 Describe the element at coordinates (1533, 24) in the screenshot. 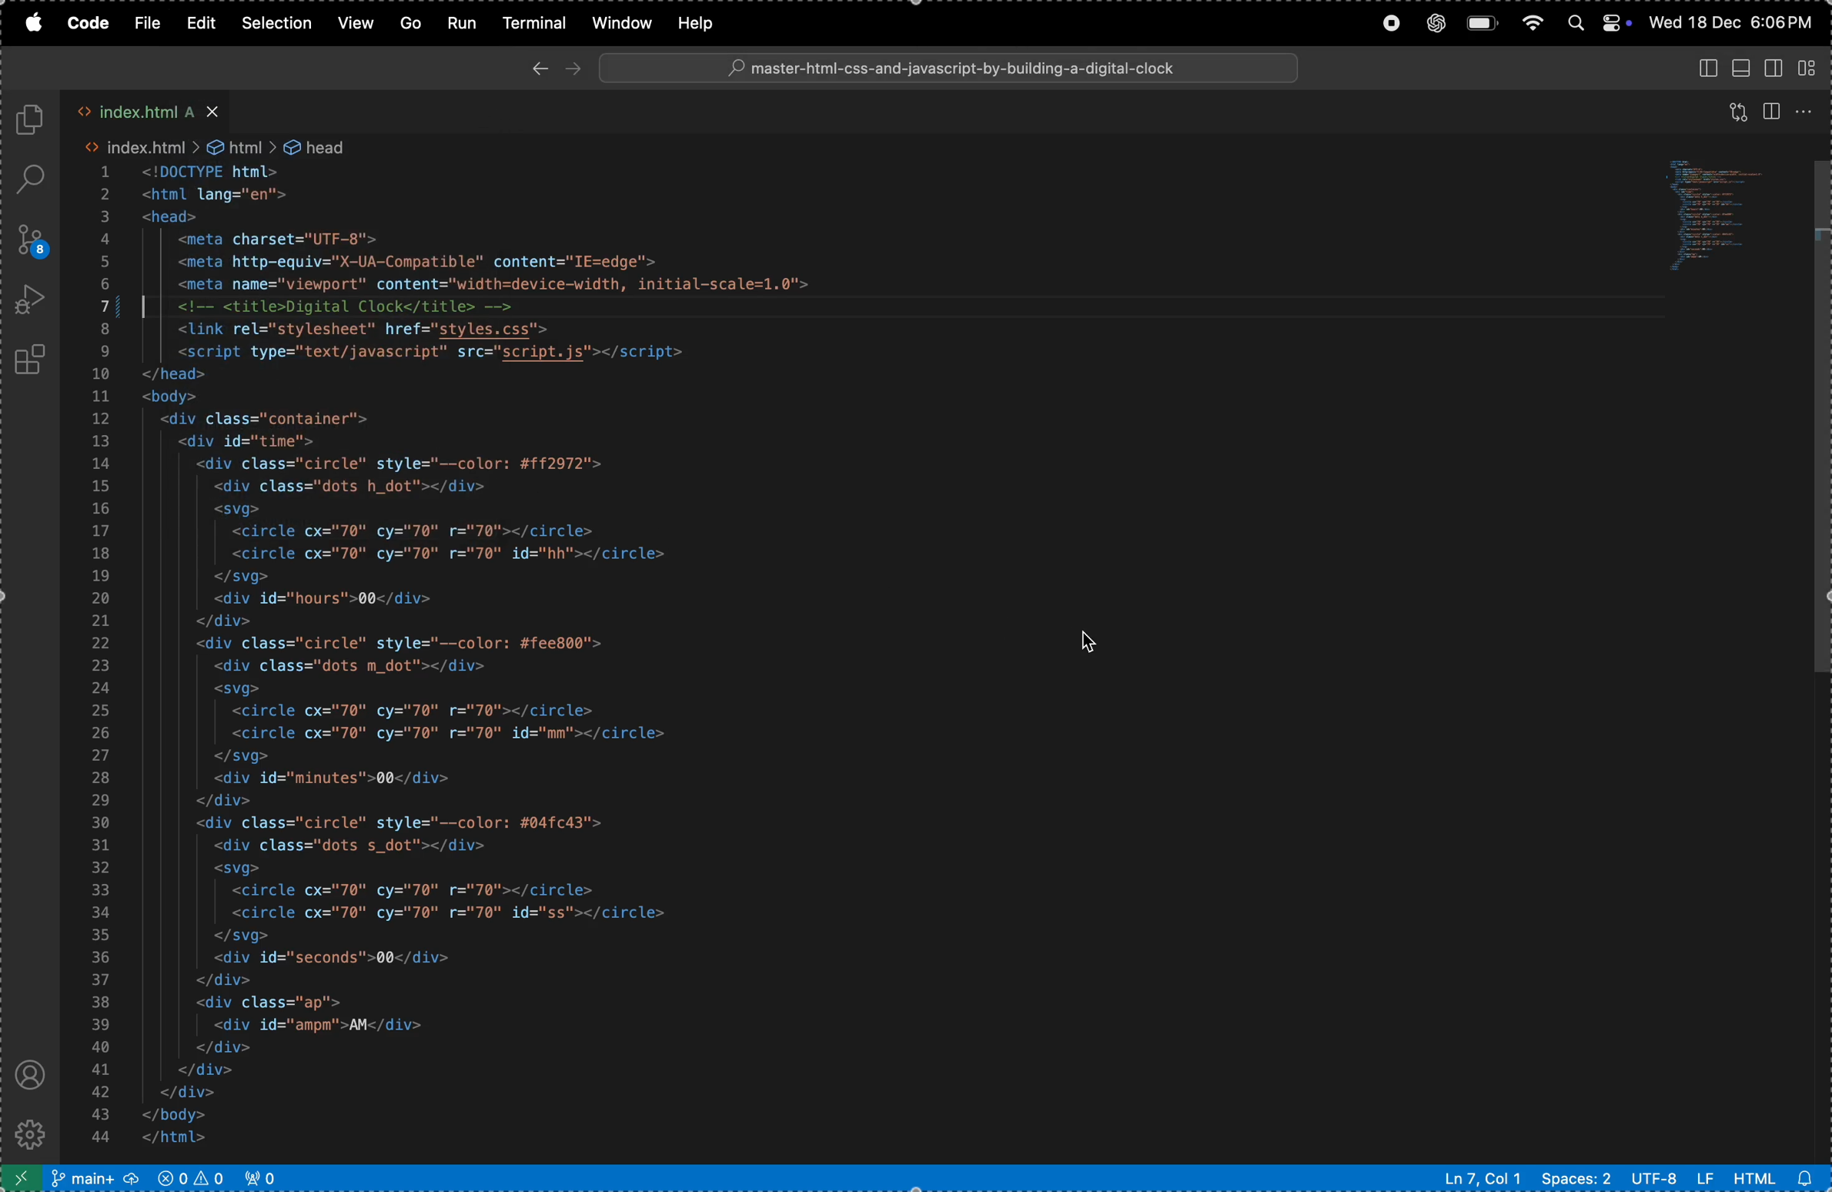

I see `wifi` at that location.